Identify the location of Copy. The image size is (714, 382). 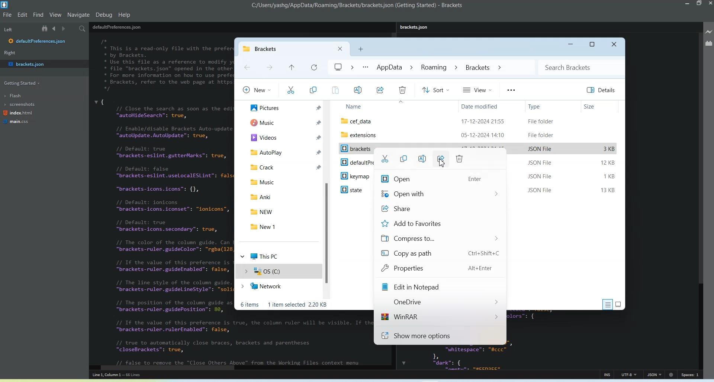
(313, 90).